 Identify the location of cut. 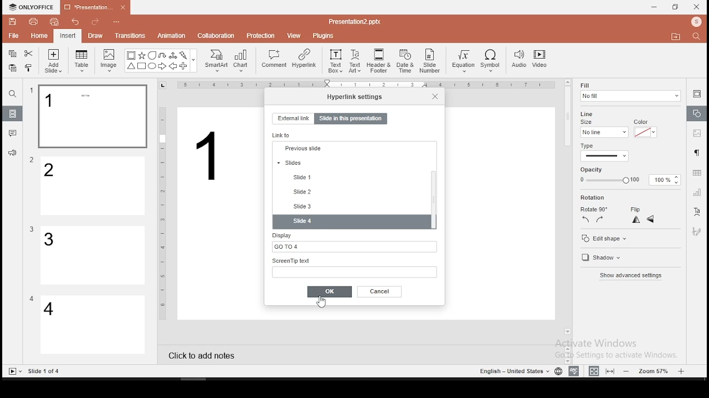
(29, 53).